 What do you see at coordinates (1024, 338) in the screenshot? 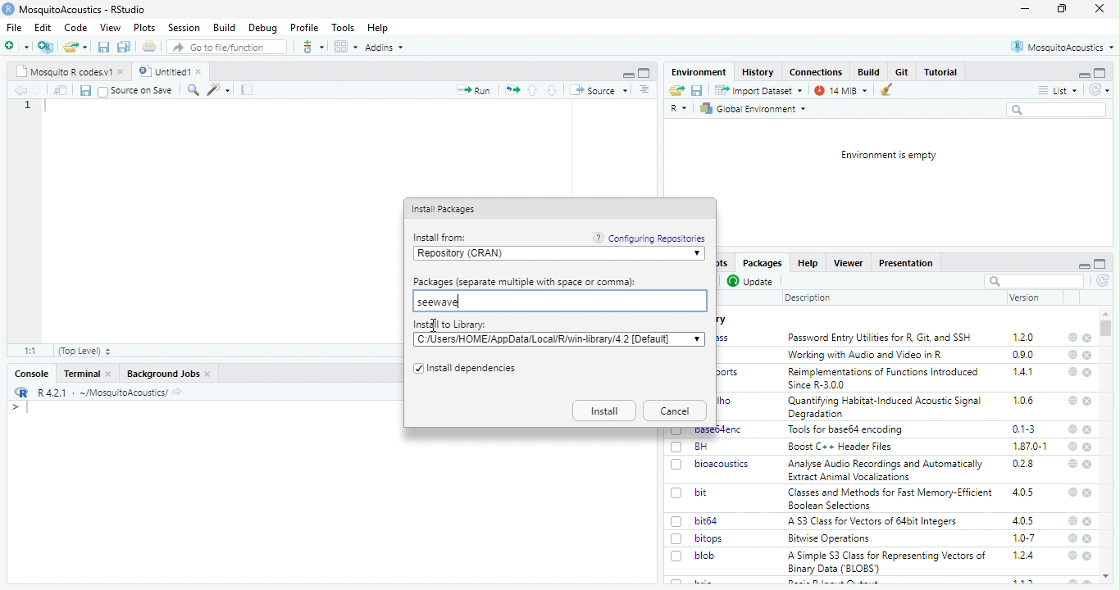
I see `120` at bounding box center [1024, 338].